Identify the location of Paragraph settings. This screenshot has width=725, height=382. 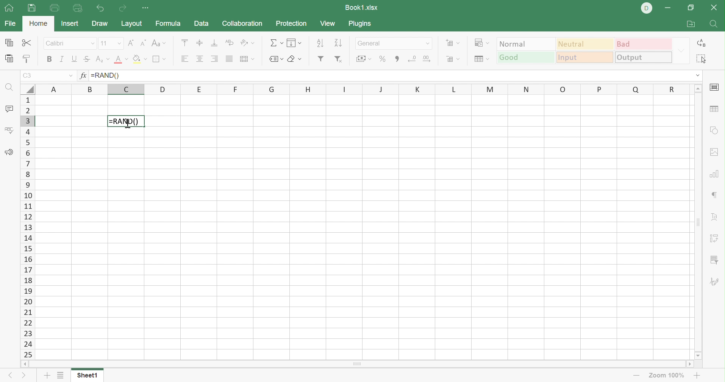
(715, 194).